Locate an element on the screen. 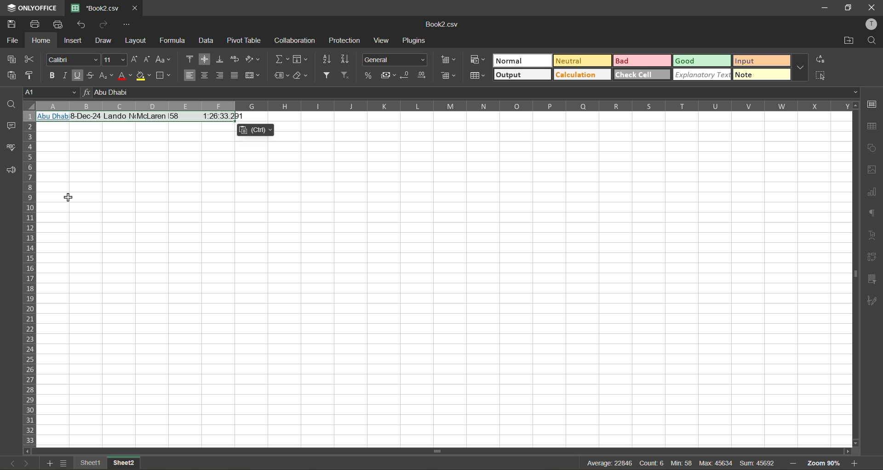 This screenshot has height=470, width=883. paragraph is located at coordinates (873, 215).